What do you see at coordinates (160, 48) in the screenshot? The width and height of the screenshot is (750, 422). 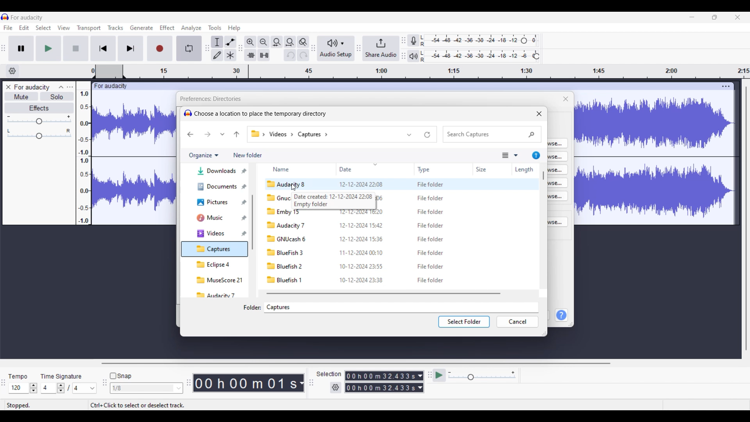 I see `Record/Record new track` at bounding box center [160, 48].